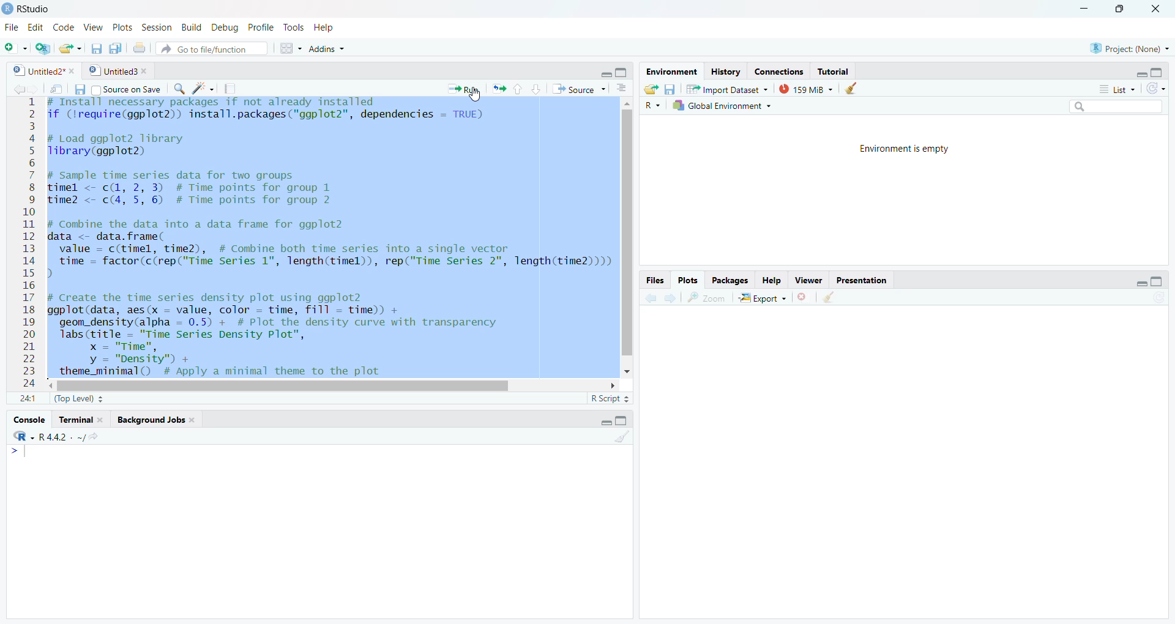  I want to click on Maximize, so click(623, 73).